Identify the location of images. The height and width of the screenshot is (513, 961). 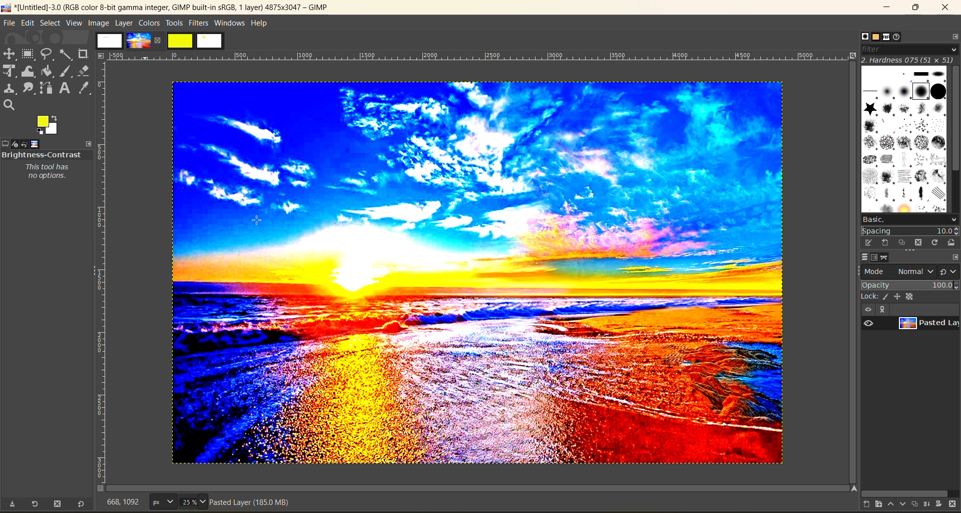
(33, 143).